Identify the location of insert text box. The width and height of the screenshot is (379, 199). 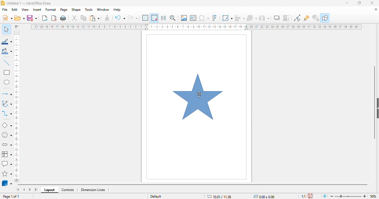
(193, 18).